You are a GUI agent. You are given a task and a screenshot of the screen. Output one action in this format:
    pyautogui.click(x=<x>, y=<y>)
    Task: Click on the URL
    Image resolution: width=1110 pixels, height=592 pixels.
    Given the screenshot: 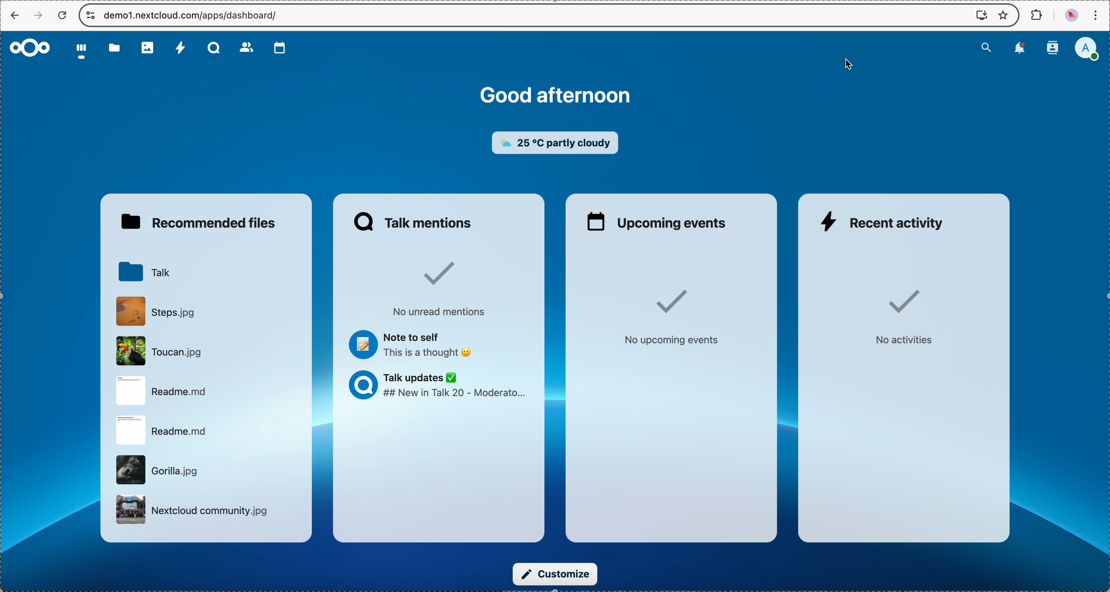 What is the action you would take?
    pyautogui.click(x=193, y=15)
    